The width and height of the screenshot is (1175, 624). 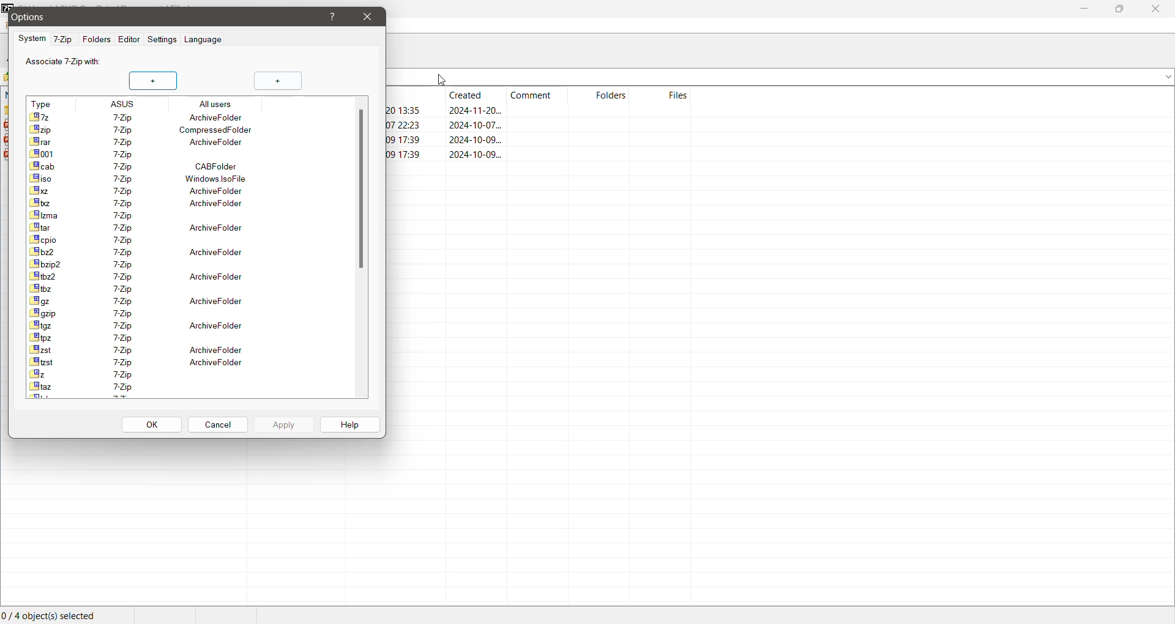 What do you see at coordinates (442, 141) in the screenshot?
I see `09 17:39 2024-10-09...` at bounding box center [442, 141].